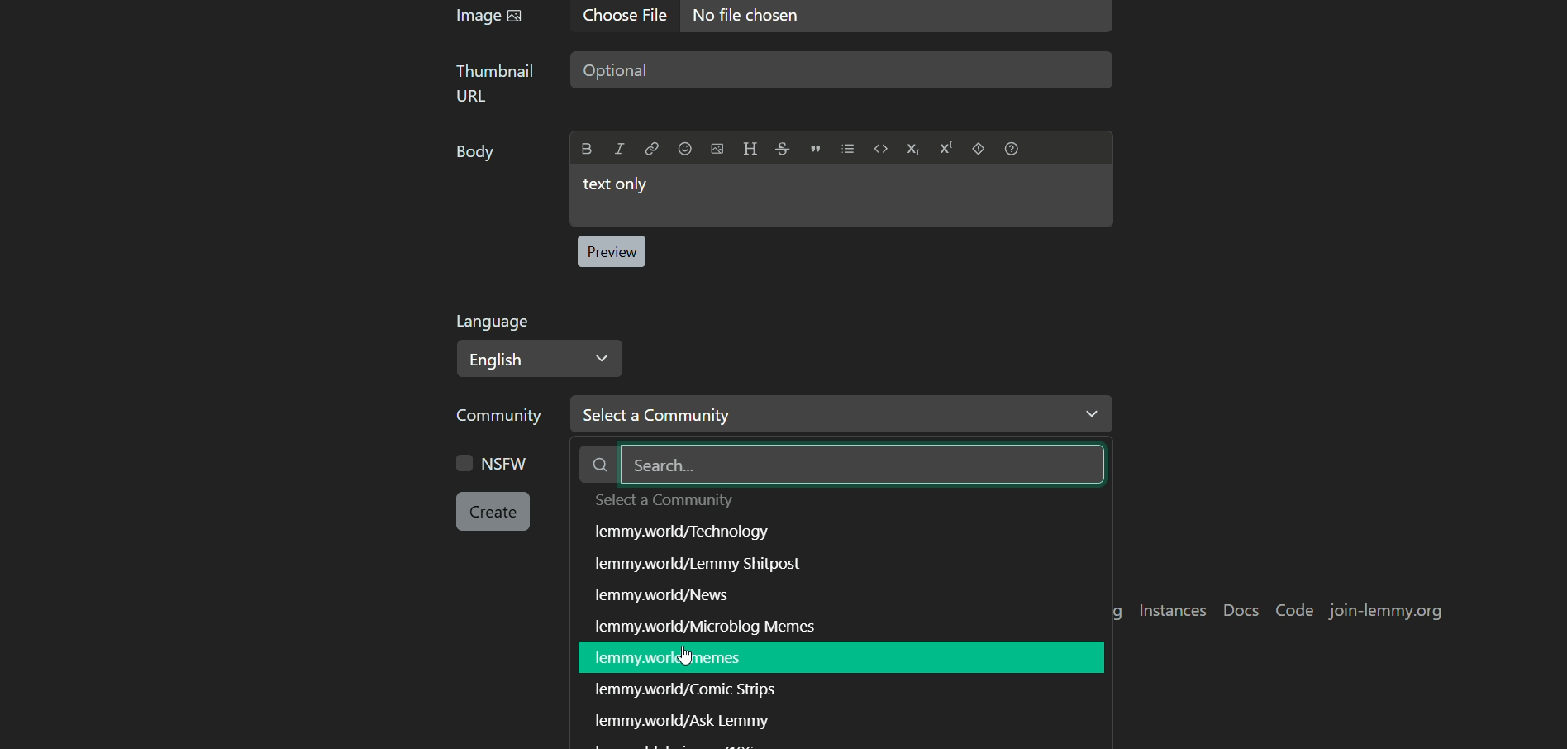 This screenshot has width=1567, height=749. What do you see at coordinates (750, 149) in the screenshot?
I see `Header` at bounding box center [750, 149].